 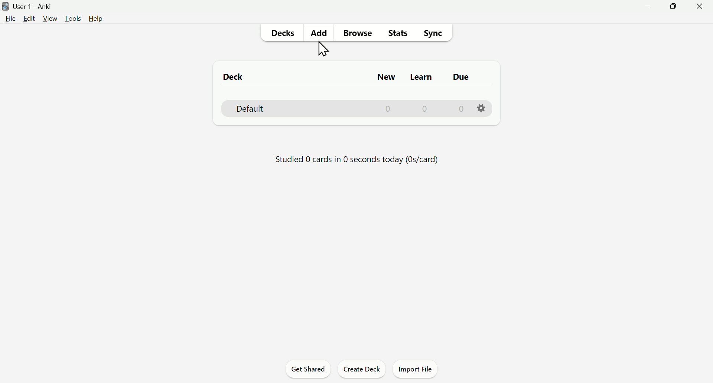 What do you see at coordinates (699, 6) in the screenshot?
I see `Close` at bounding box center [699, 6].